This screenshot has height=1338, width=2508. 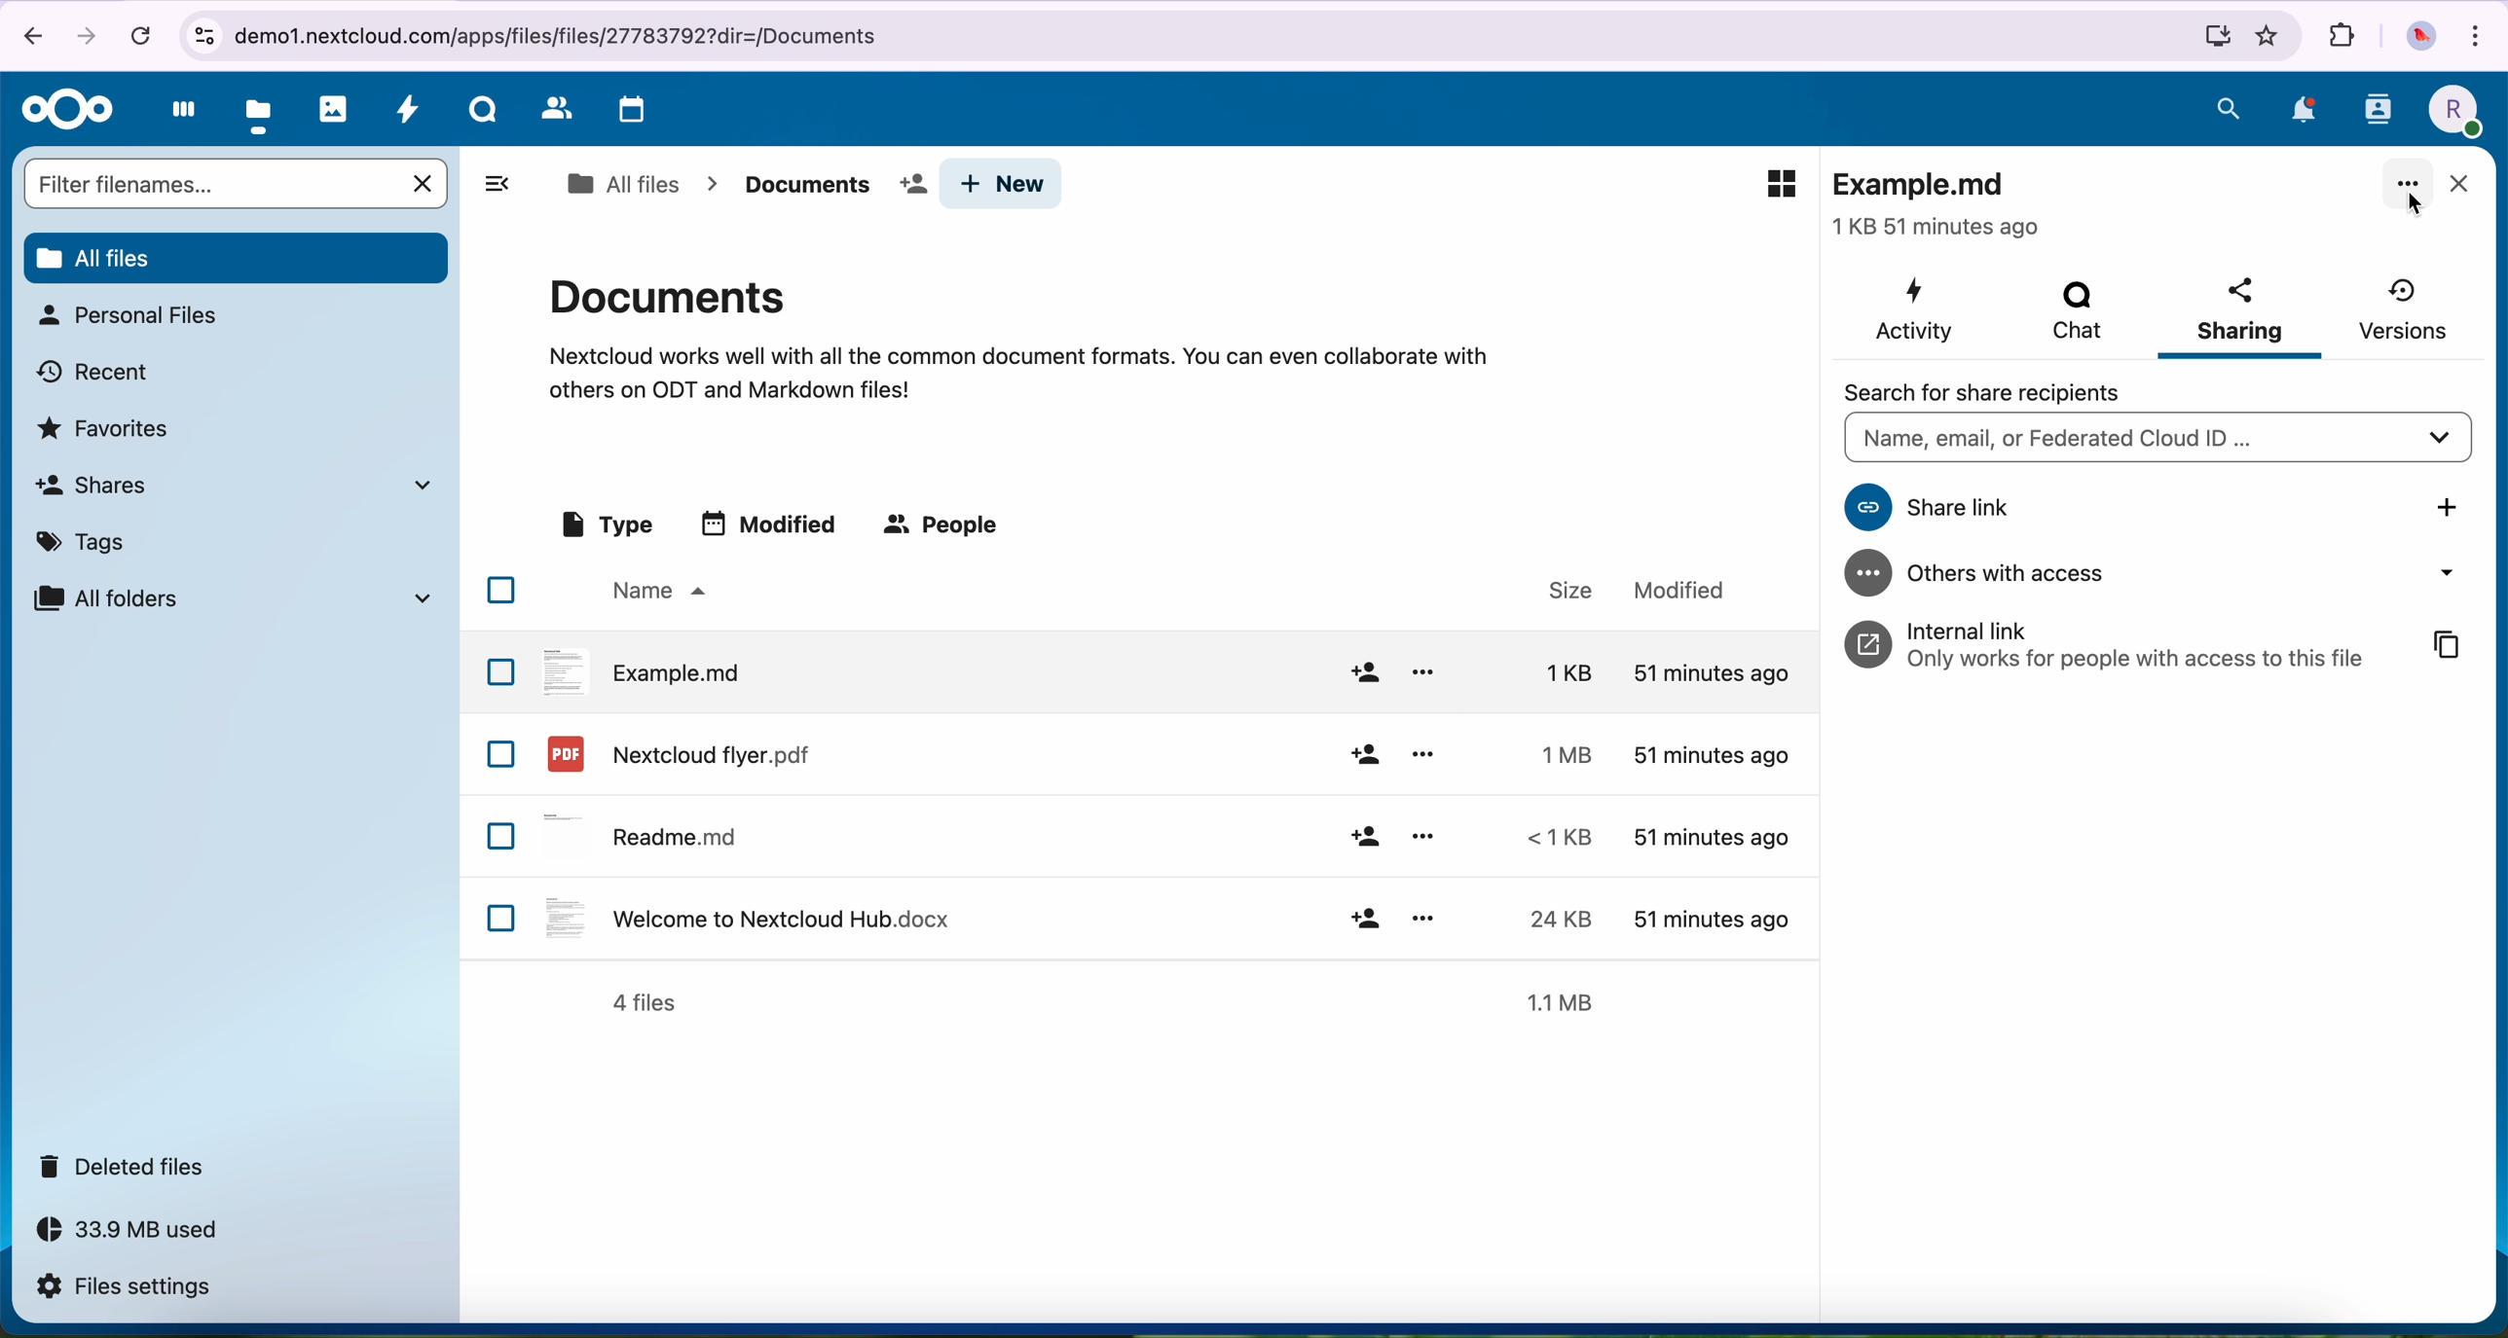 I want to click on 1.1MB, so click(x=1567, y=999).